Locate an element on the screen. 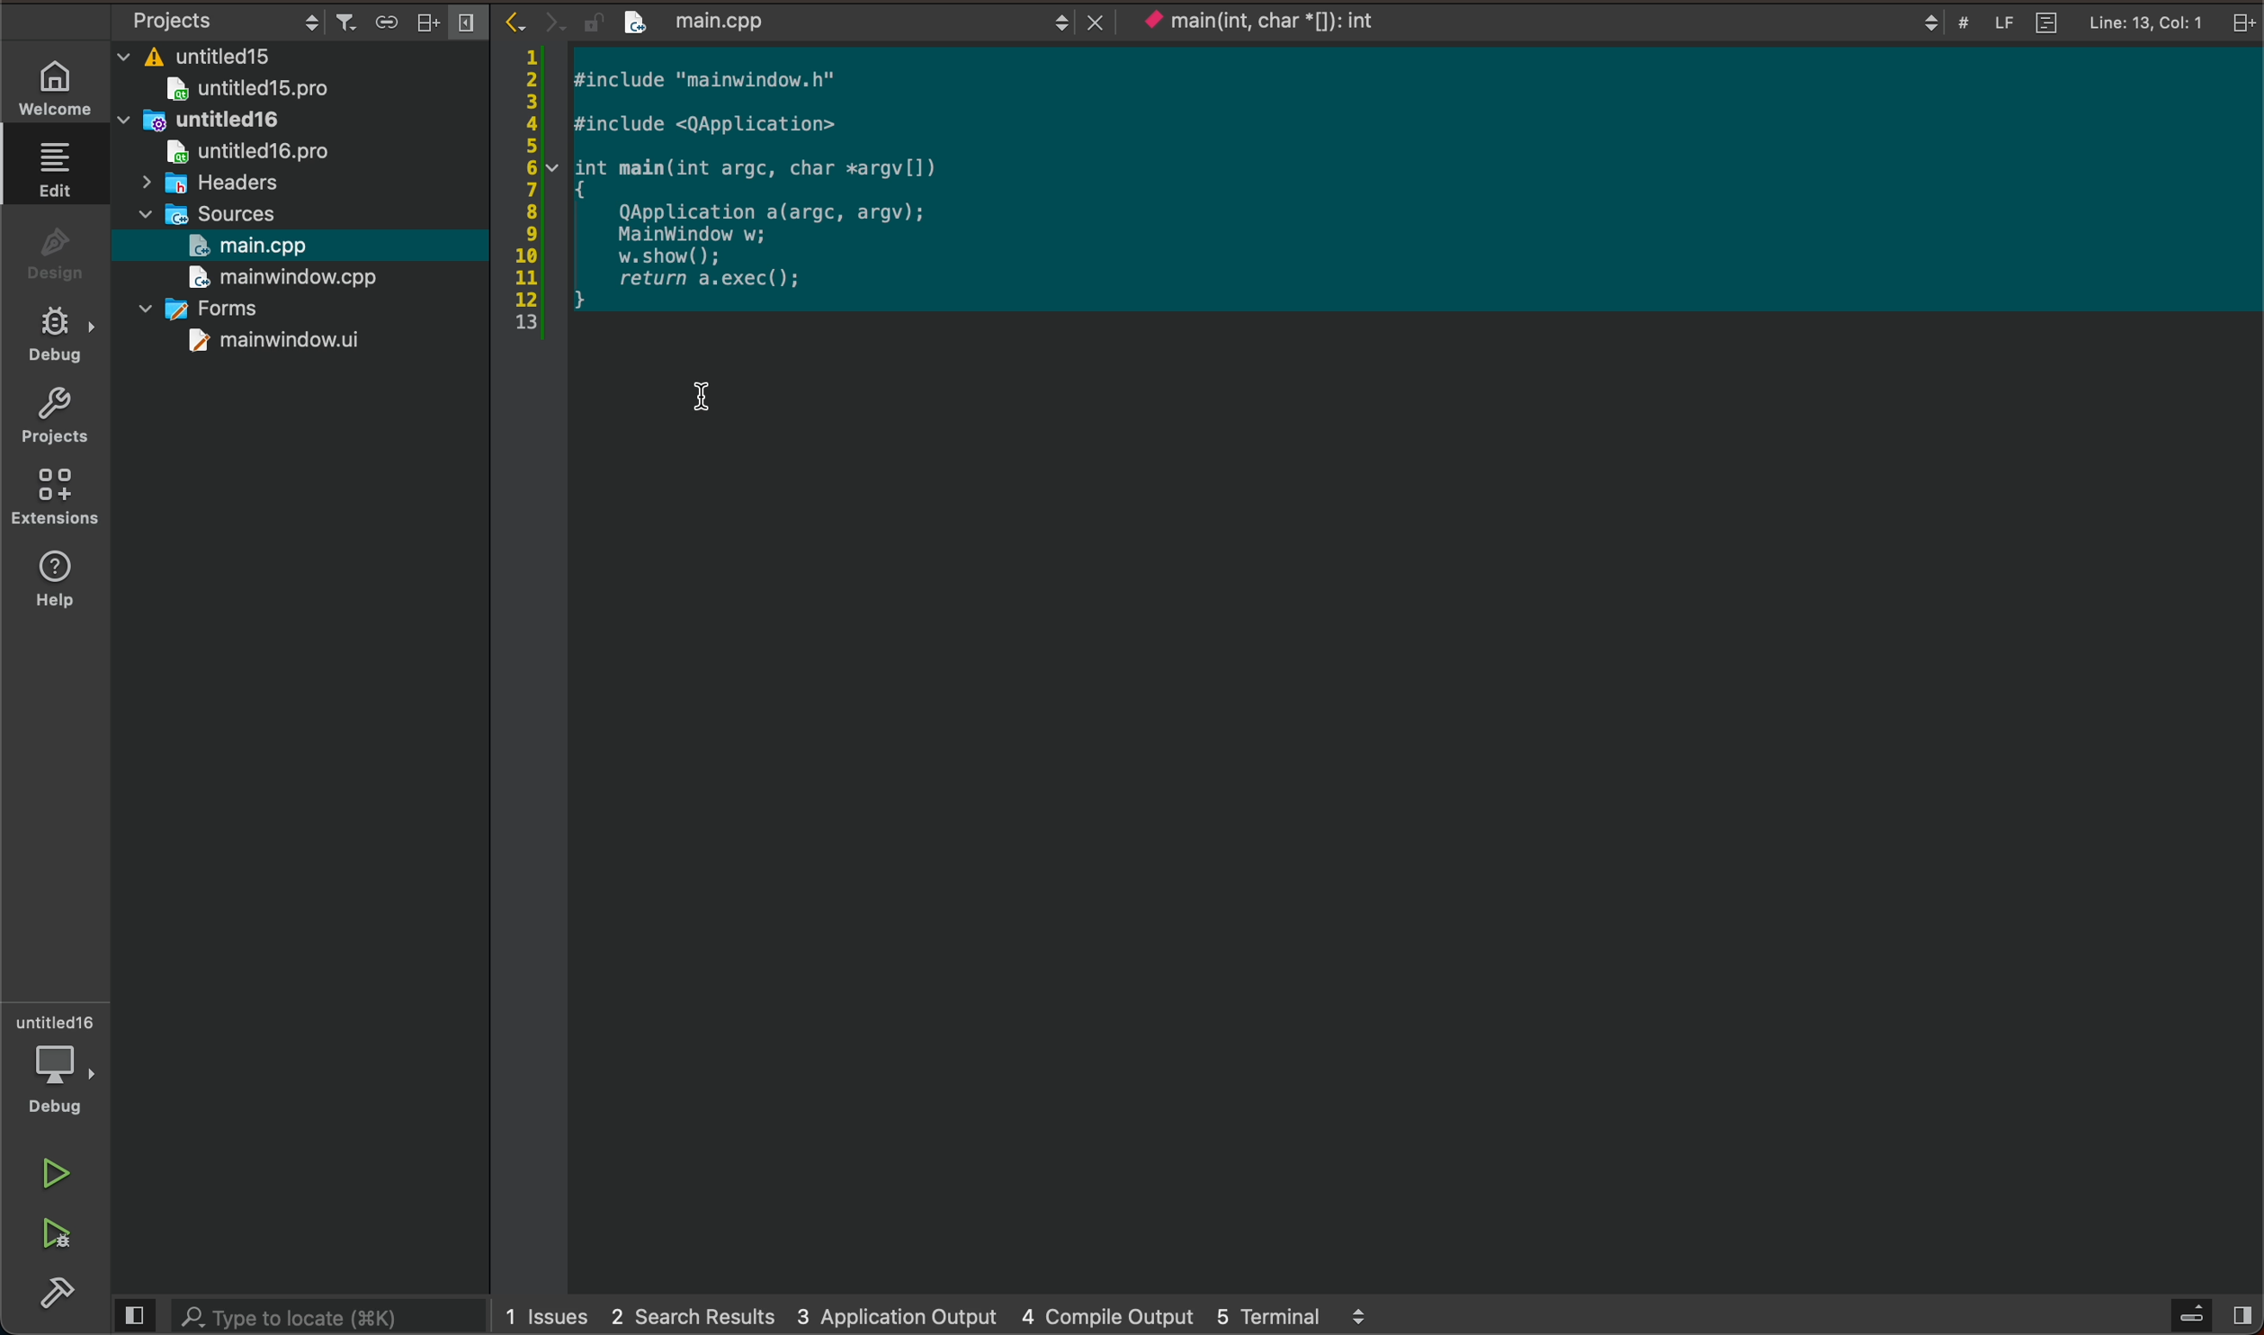 This screenshot has height=1335, width=2264. untitled16 is located at coordinates (201, 122).